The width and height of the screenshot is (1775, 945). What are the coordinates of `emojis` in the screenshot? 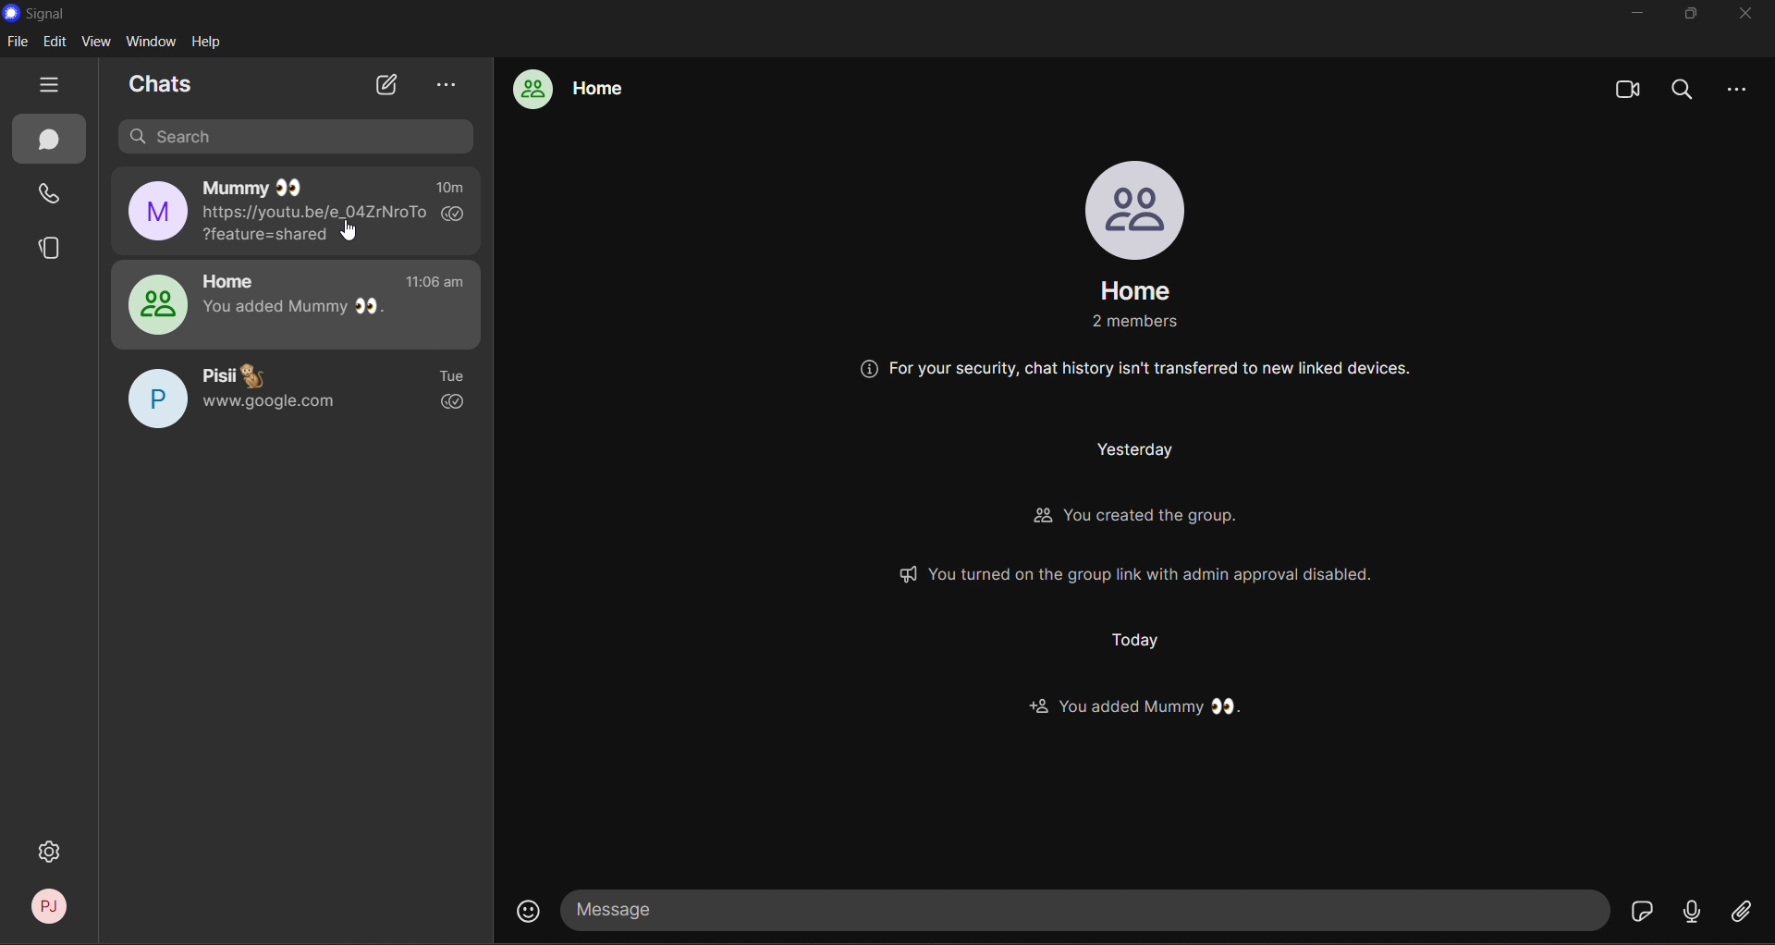 It's located at (525, 912).